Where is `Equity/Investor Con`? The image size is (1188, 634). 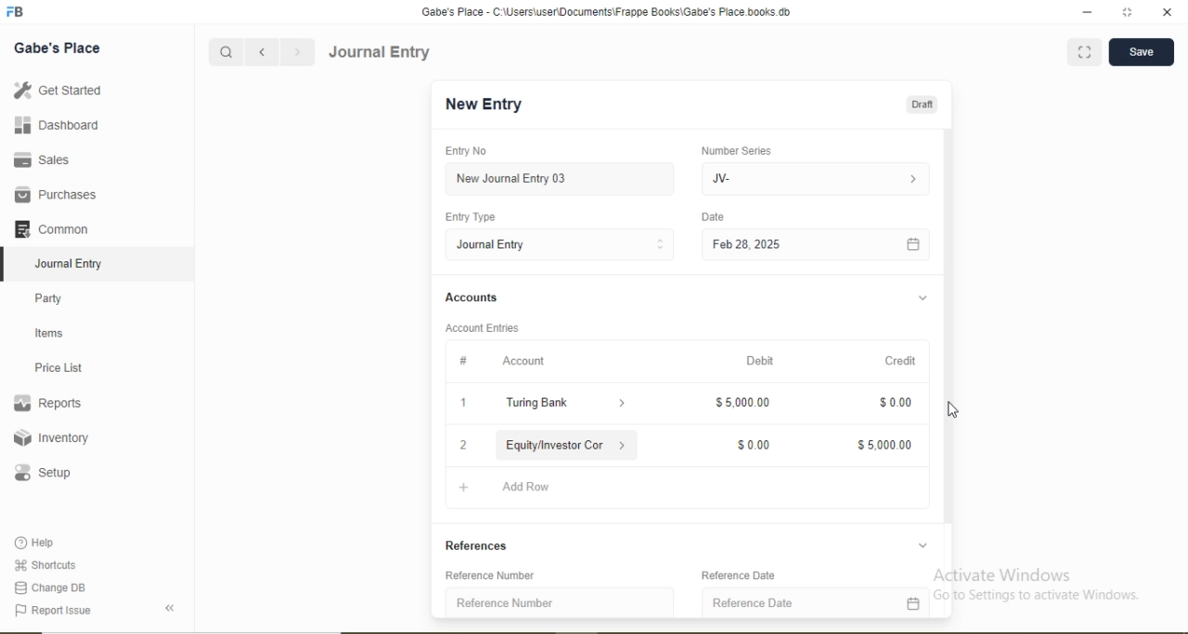 Equity/Investor Con is located at coordinates (557, 445).